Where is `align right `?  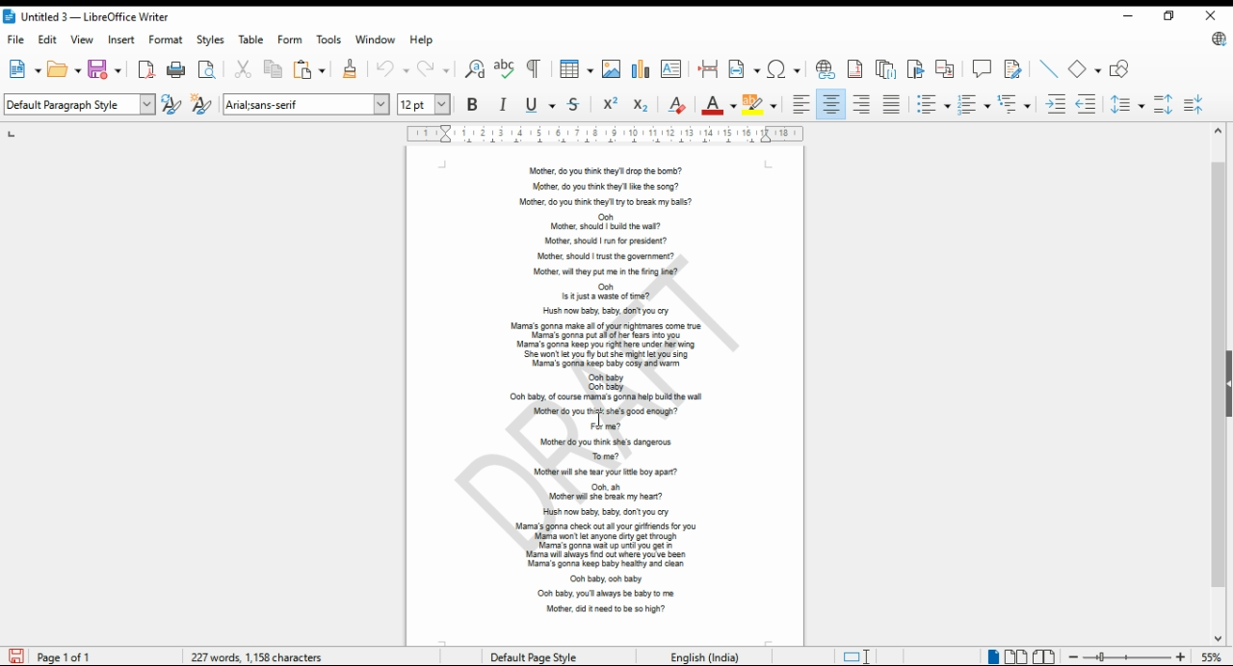
align right  is located at coordinates (864, 104).